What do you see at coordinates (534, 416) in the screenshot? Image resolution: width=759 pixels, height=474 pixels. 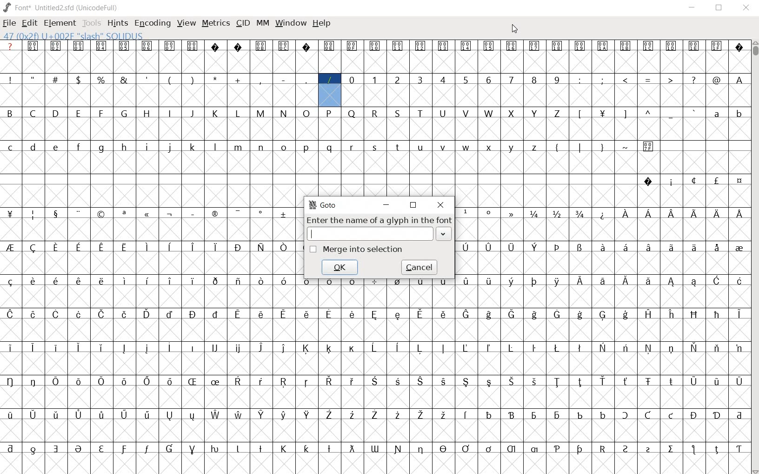 I see `glyph` at bounding box center [534, 416].